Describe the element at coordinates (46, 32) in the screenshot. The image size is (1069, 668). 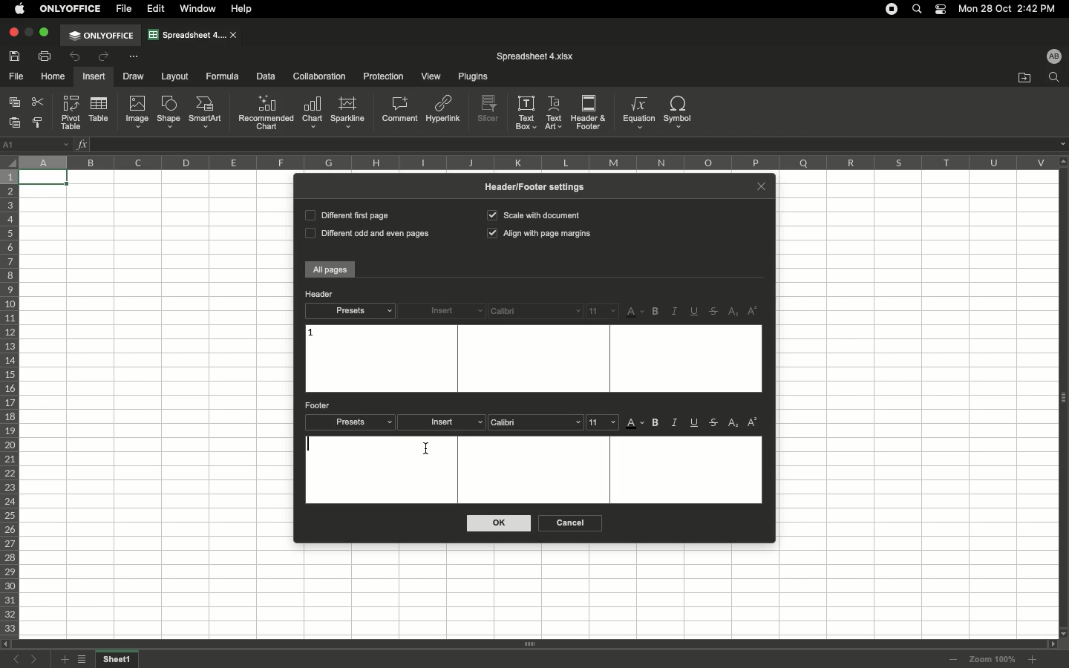
I see `Maximize` at that location.